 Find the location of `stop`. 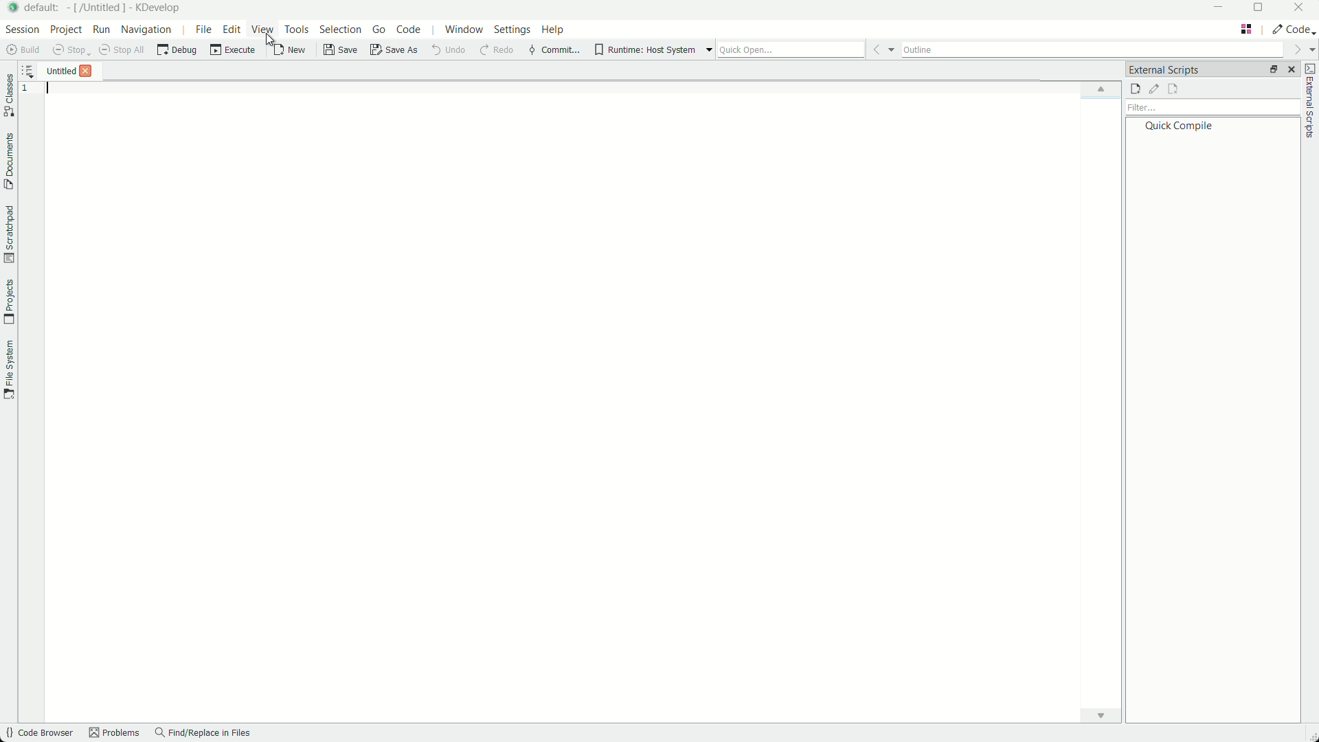

stop is located at coordinates (69, 52).